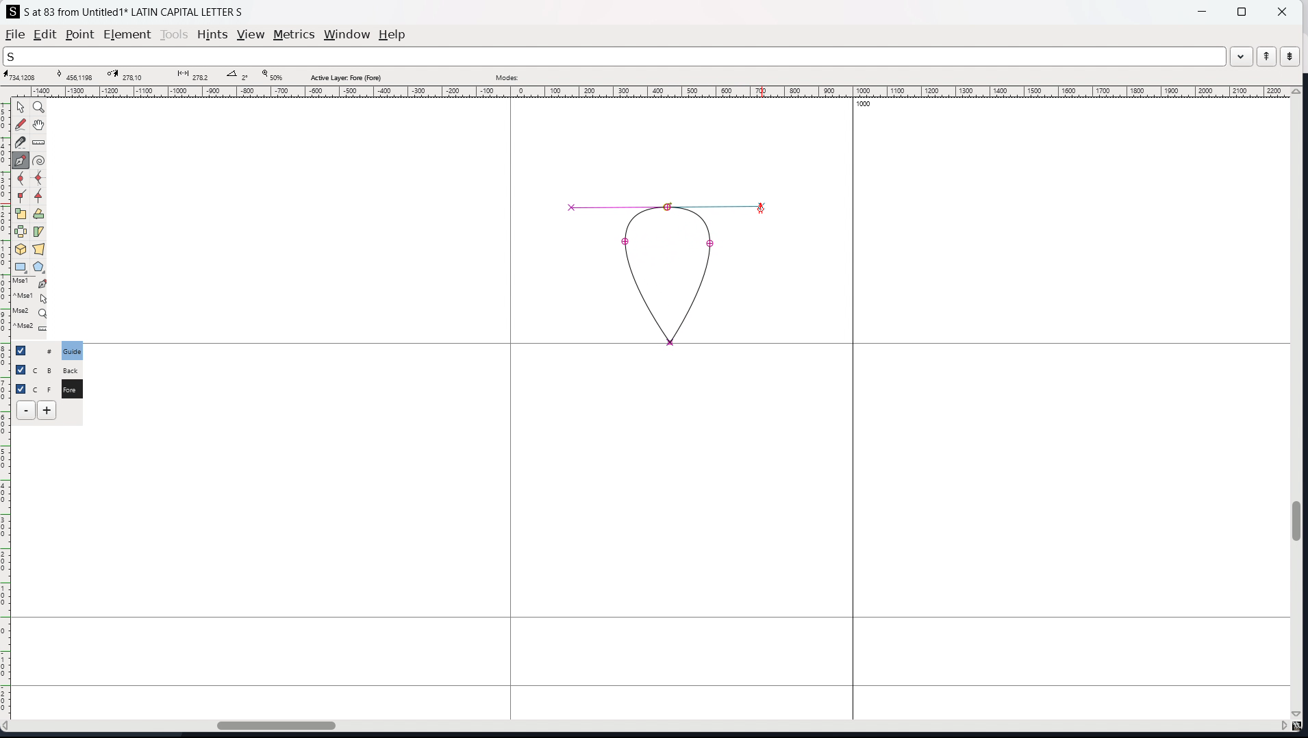 The image size is (1308, 738). I want to click on add a curve point, so click(21, 179).